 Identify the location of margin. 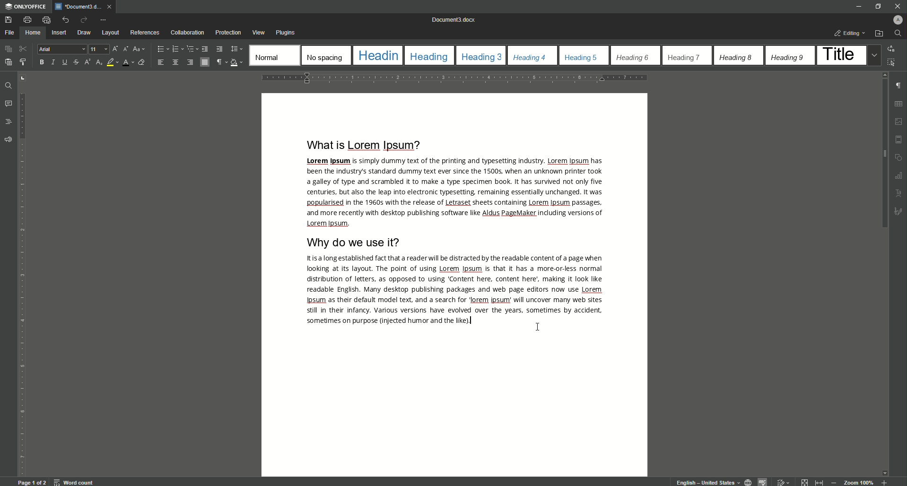
(899, 137).